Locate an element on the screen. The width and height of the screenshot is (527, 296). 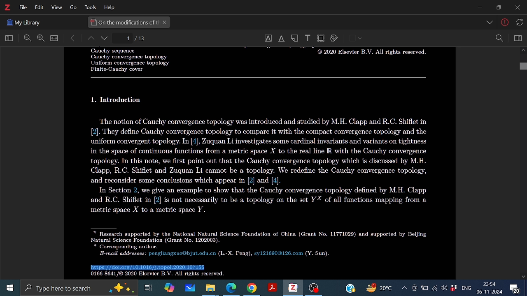
Meet is located at coordinates (414, 288).